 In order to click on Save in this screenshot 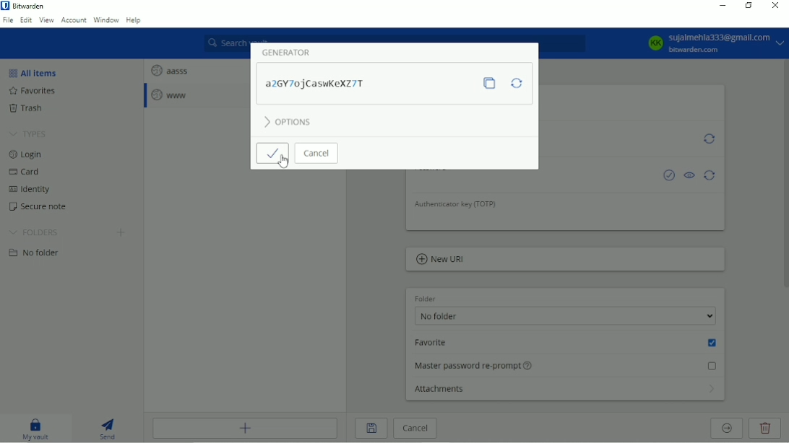, I will do `click(272, 152)`.